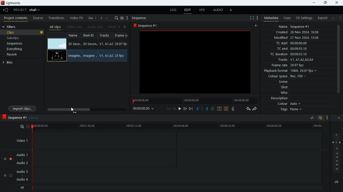 The image size is (343, 192). Describe the element at coordinates (8, 159) in the screenshot. I see `audio selection buttons` at that location.